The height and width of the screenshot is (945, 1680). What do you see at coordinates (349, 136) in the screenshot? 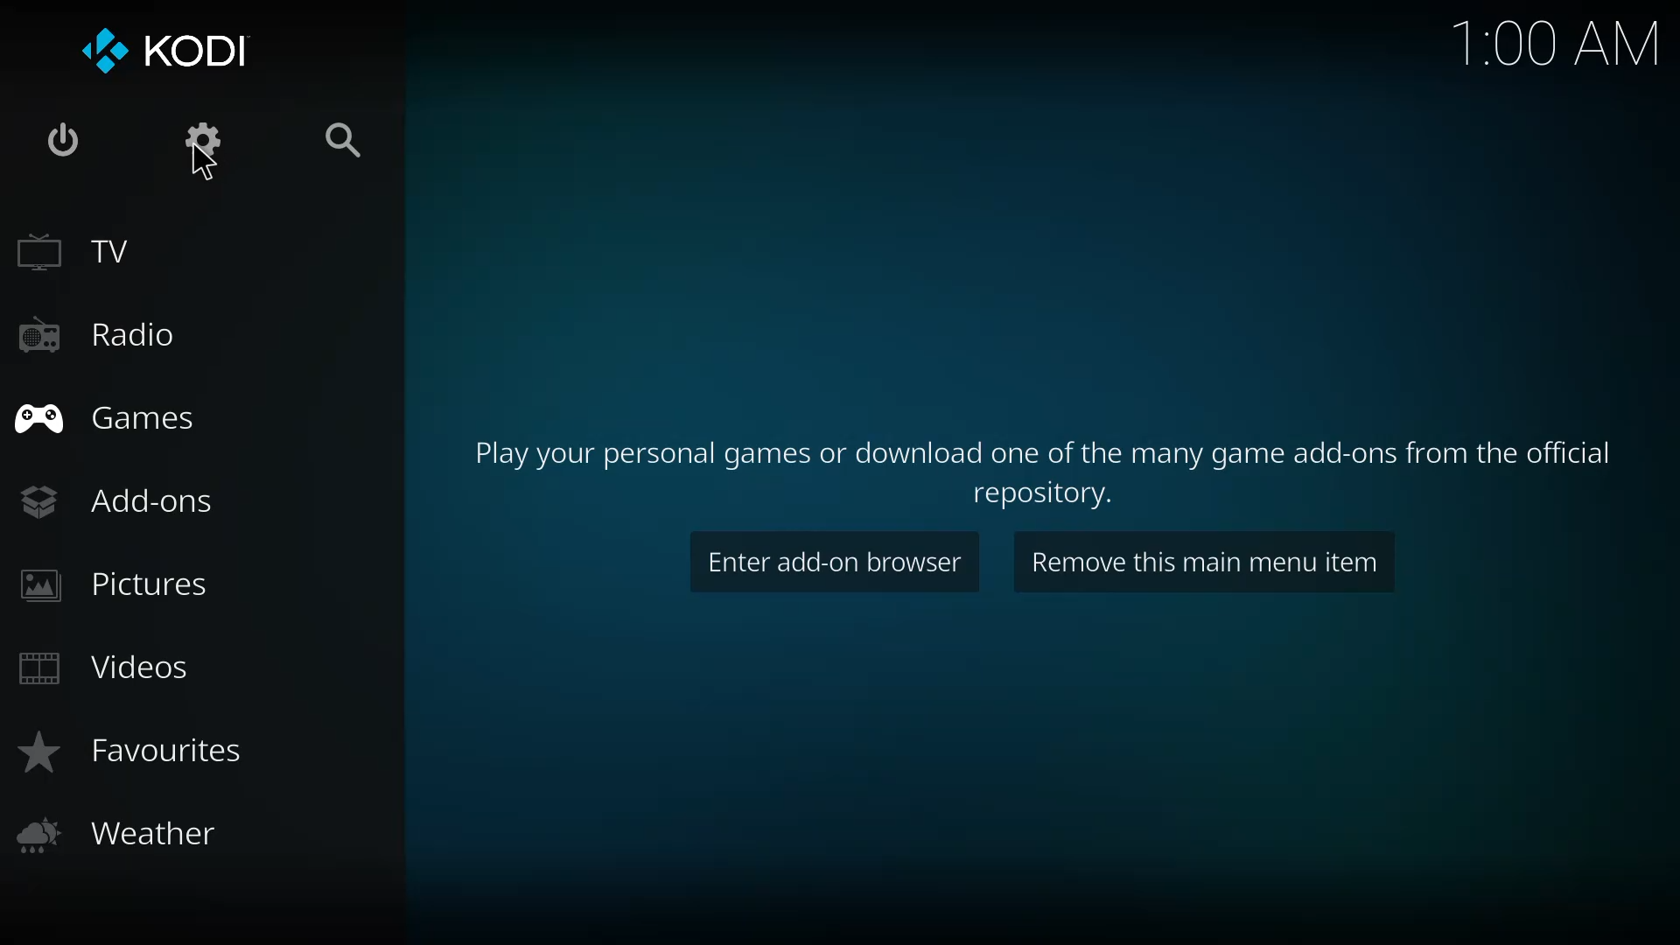
I see `search` at bounding box center [349, 136].